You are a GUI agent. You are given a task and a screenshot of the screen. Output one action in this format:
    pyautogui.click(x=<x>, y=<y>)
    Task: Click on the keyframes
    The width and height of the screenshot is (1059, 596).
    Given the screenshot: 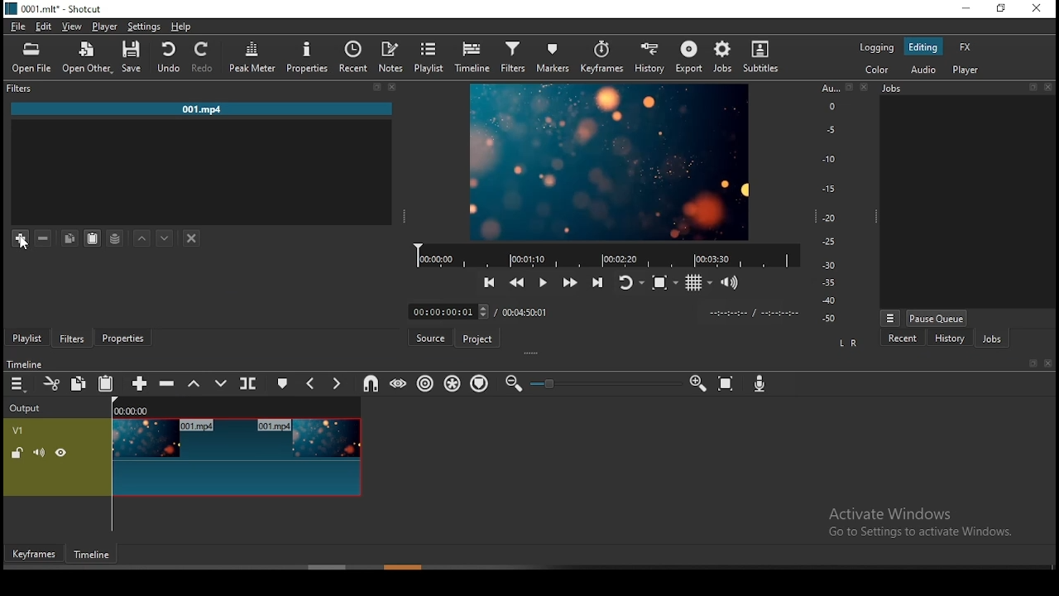 What is the action you would take?
    pyautogui.click(x=601, y=55)
    